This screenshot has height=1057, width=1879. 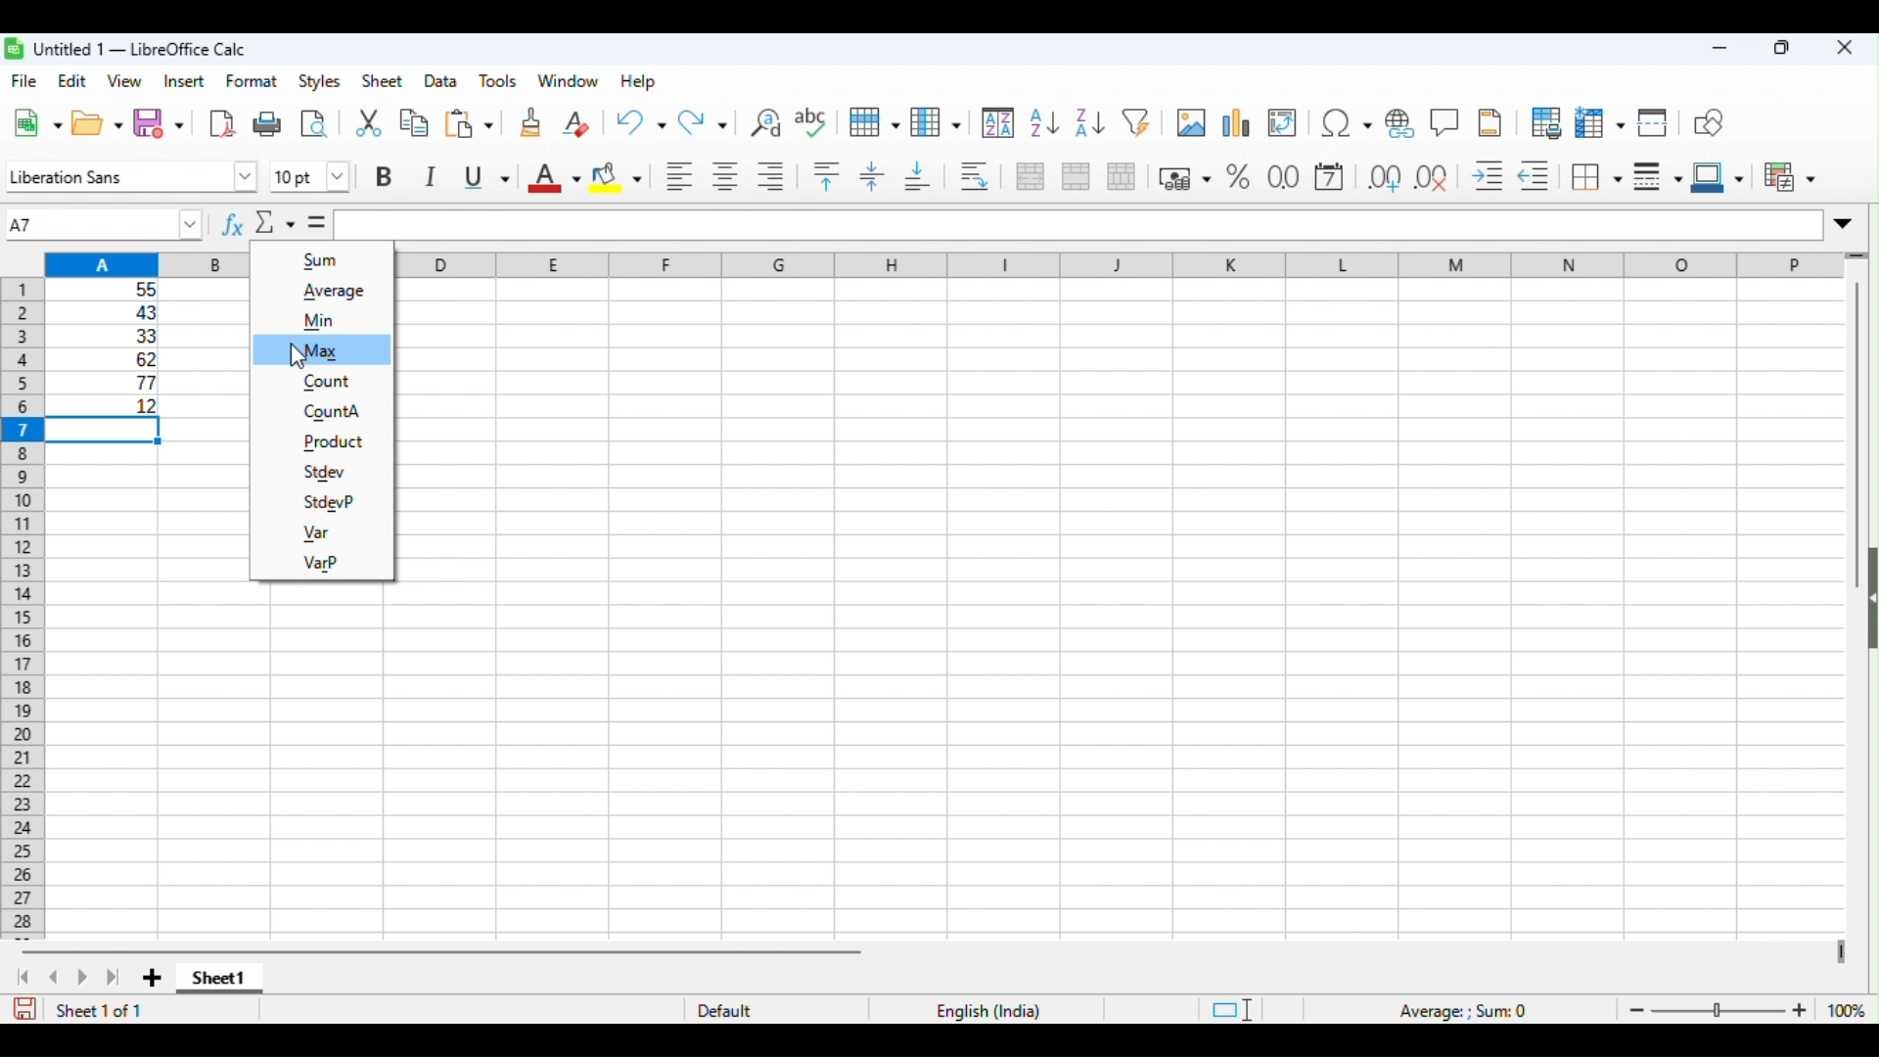 What do you see at coordinates (732, 1010) in the screenshot?
I see `default` at bounding box center [732, 1010].